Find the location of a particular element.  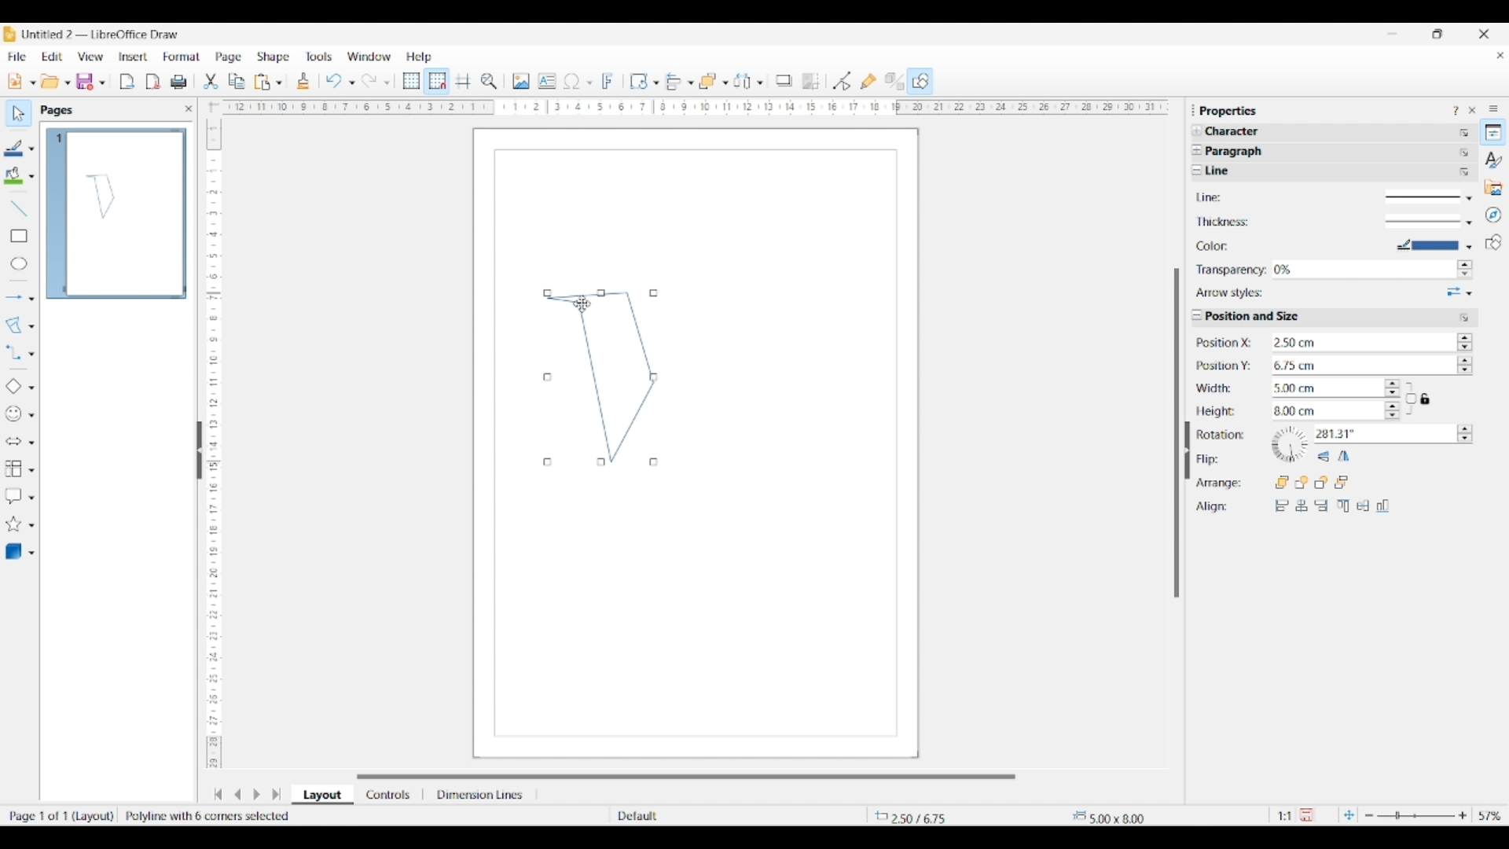

Slider to change zoom in/out is located at coordinates (1415, 815).